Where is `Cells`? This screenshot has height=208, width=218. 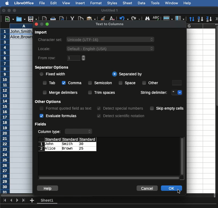 Cells is located at coordinates (67, 145).